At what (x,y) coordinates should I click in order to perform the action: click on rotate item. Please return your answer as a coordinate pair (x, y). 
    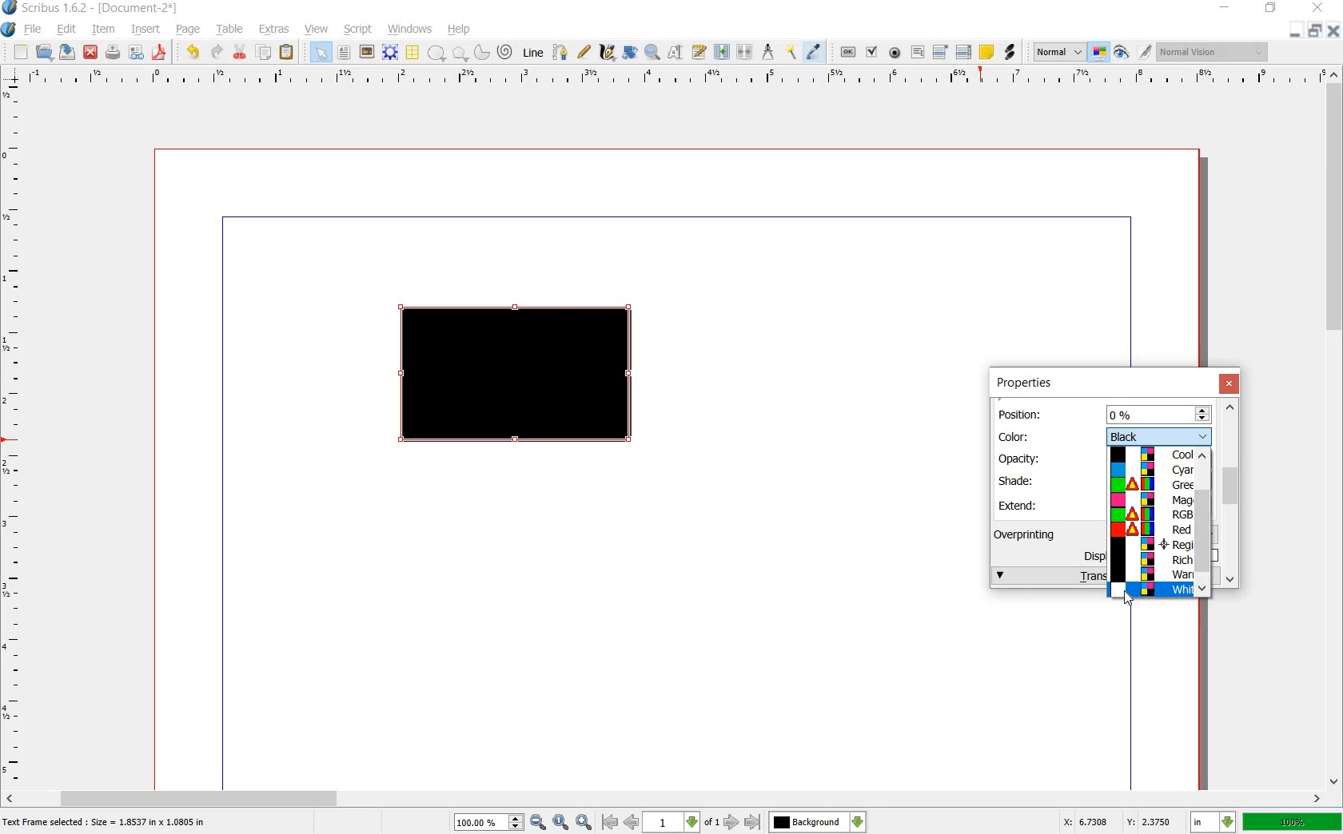
    Looking at the image, I should click on (631, 53).